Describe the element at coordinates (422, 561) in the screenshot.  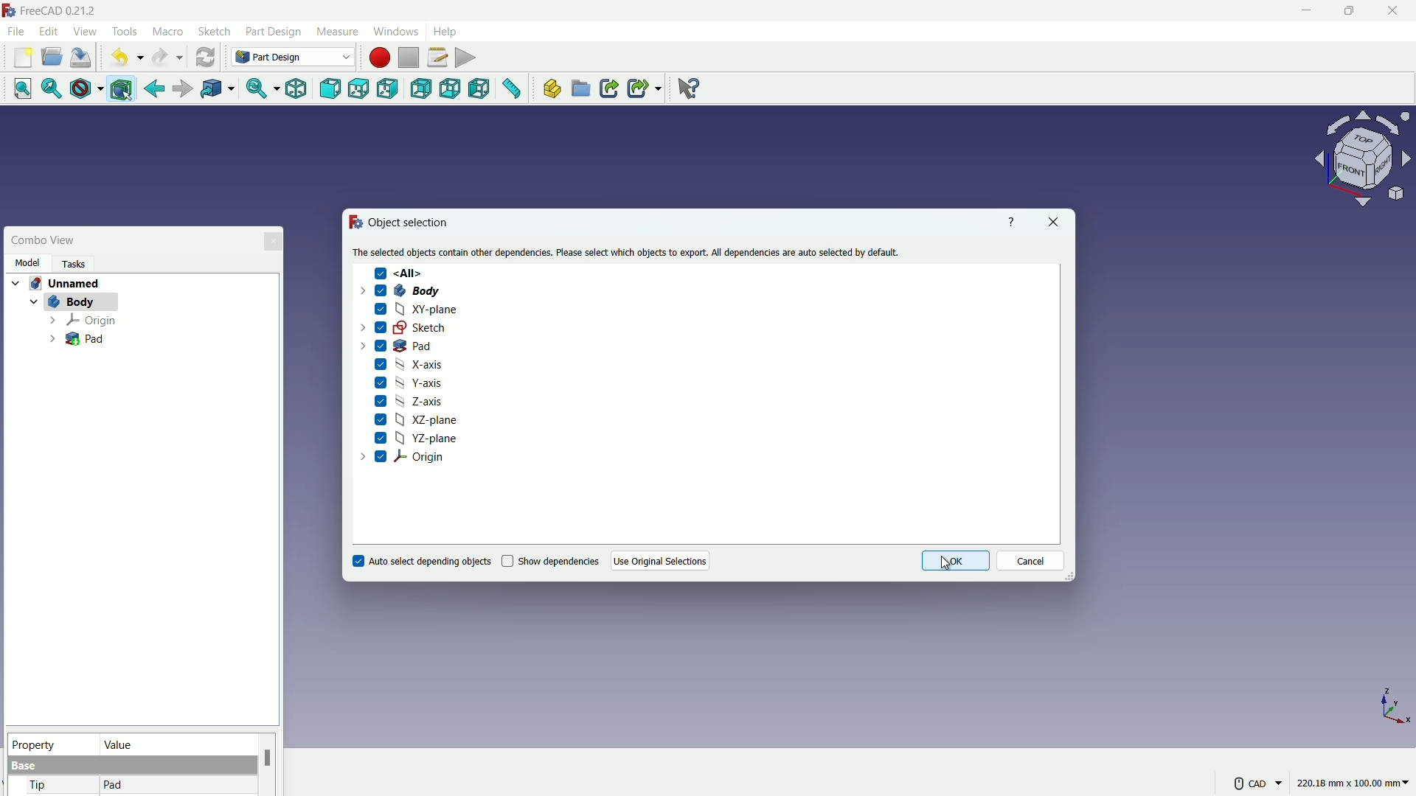
I see `Auto select depending objects` at that location.